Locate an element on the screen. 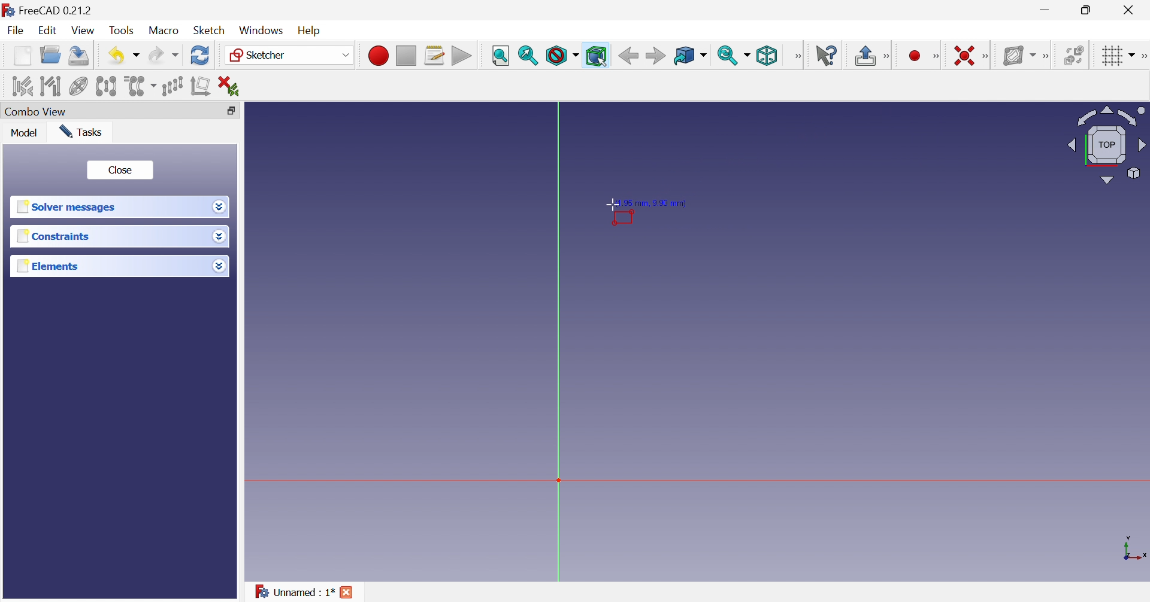  Elements is located at coordinates (49, 266).